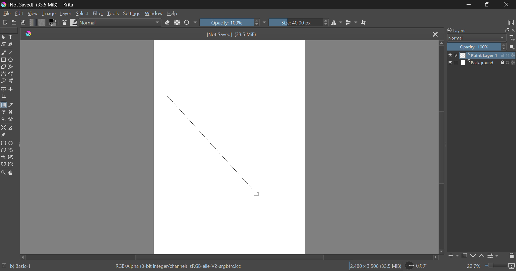 The height and width of the screenshot is (271, 516). What do you see at coordinates (82, 13) in the screenshot?
I see `Select` at bounding box center [82, 13].